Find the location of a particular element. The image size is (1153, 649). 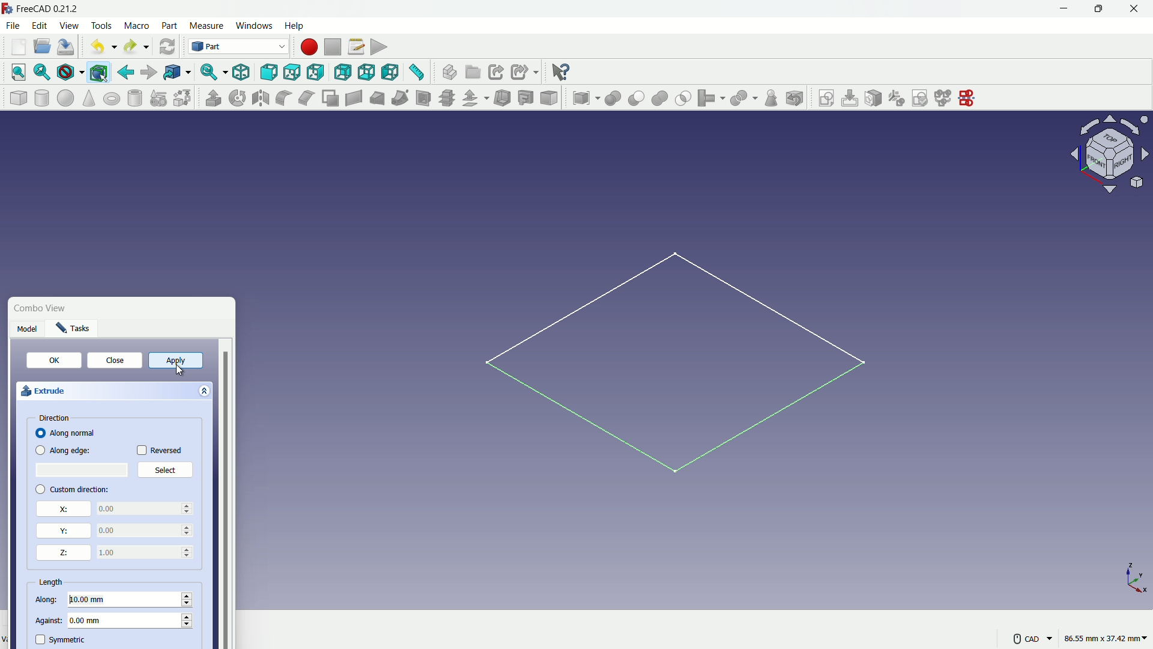

bounding box is located at coordinates (98, 73).